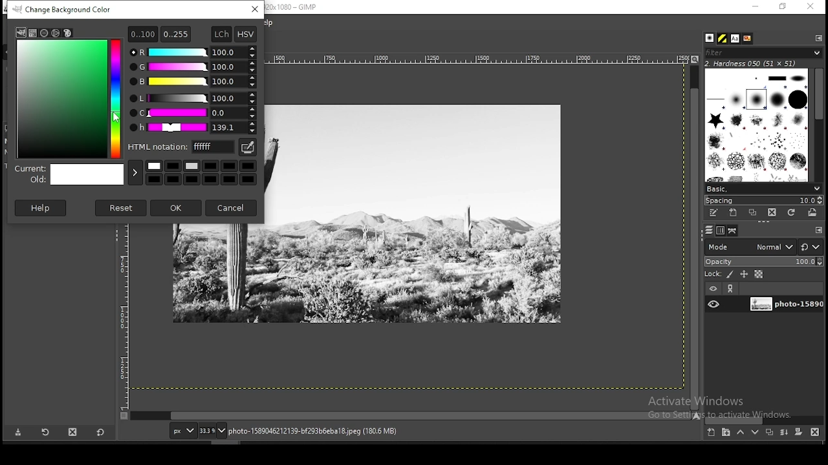 The width and height of the screenshot is (828, 465). Describe the element at coordinates (246, 34) in the screenshot. I see `hsv` at that location.